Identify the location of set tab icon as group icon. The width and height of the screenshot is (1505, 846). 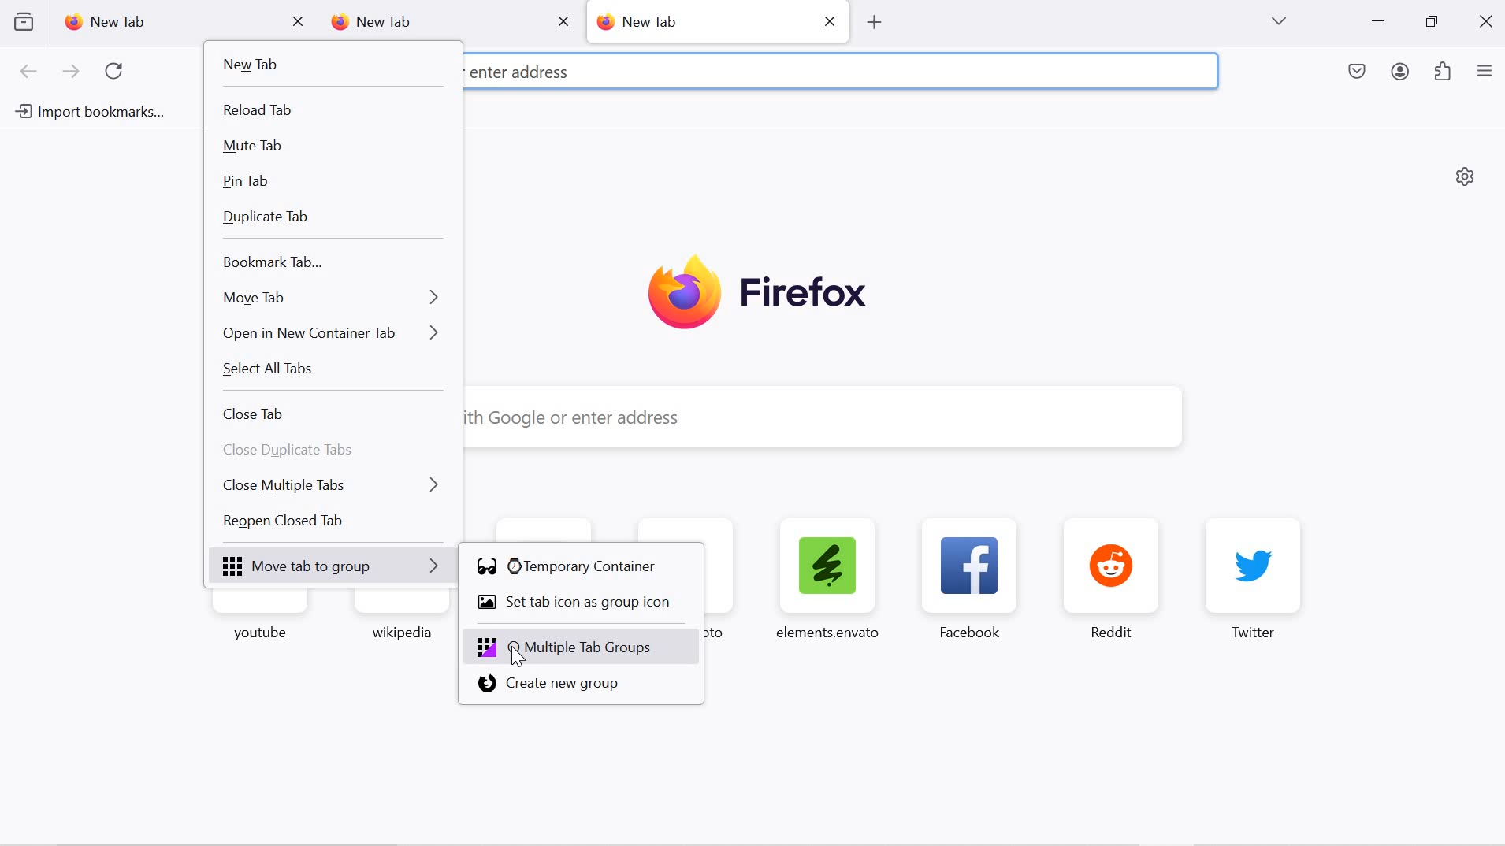
(583, 604).